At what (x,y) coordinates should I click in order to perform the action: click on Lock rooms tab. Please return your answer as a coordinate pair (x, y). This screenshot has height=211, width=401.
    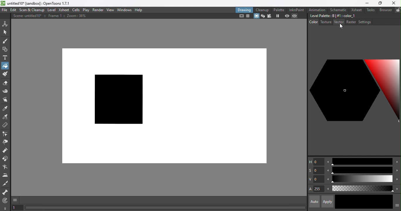
    Looking at the image, I should click on (398, 10).